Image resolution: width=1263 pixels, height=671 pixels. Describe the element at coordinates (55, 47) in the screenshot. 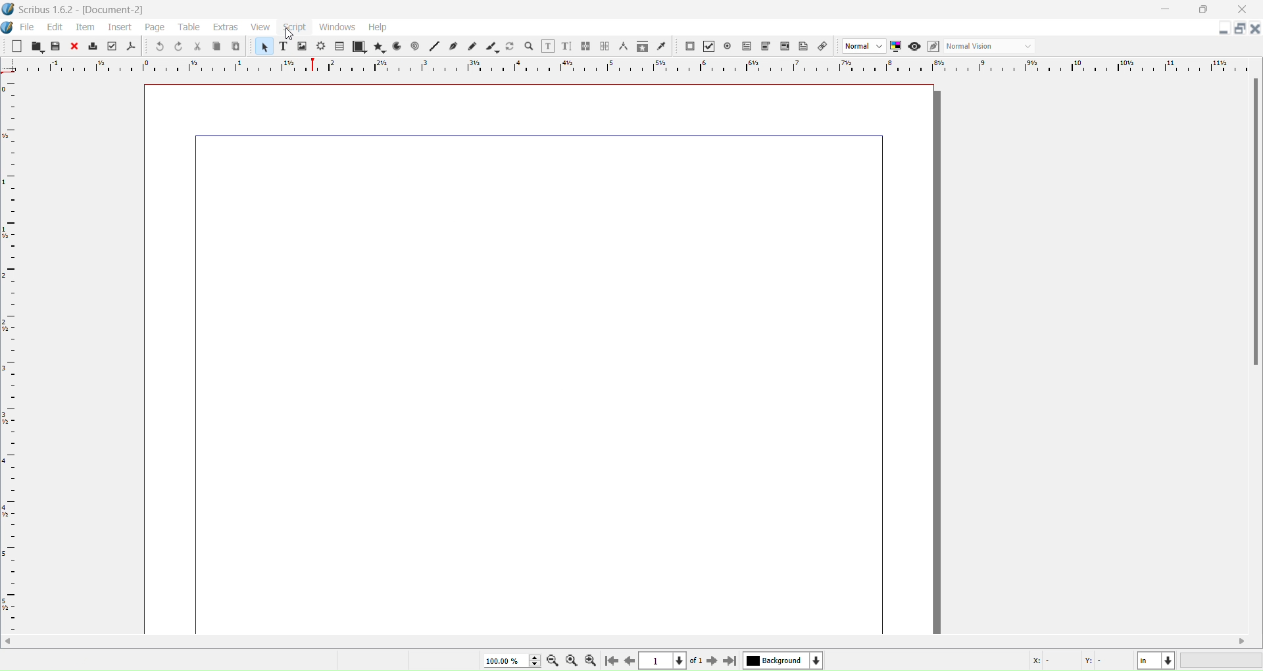

I see `Save` at that location.